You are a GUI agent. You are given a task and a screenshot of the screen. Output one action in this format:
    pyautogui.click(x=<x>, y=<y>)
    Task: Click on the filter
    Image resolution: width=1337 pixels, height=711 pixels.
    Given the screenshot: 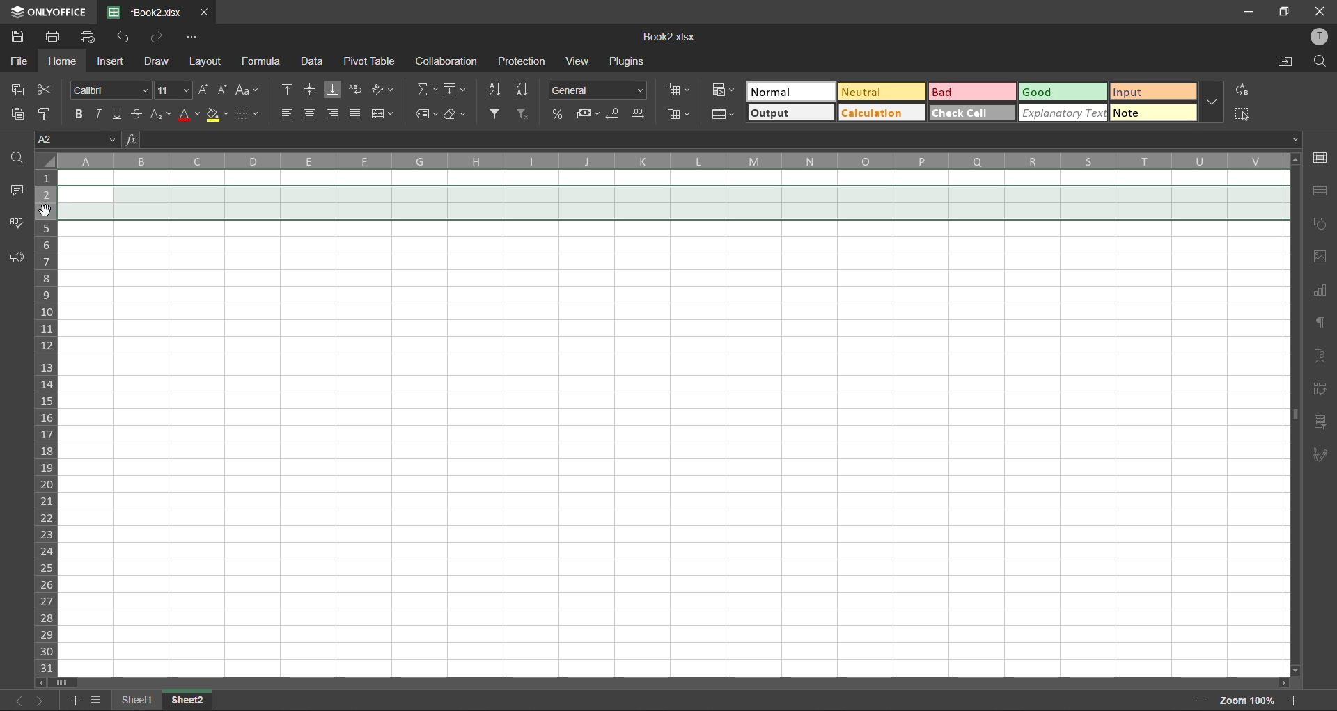 What is the action you would take?
    pyautogui.click(x=497, y=114)
    